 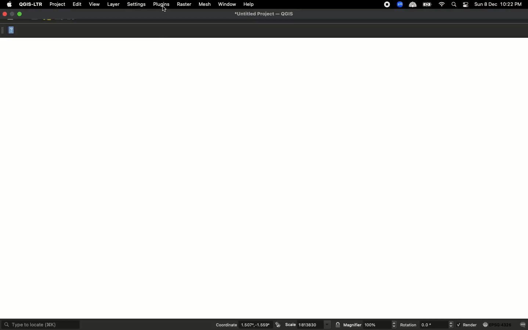 What do you see at coordinates (227, 4) in the screenshot?
I see `Window` at bounding box center [227, 4].